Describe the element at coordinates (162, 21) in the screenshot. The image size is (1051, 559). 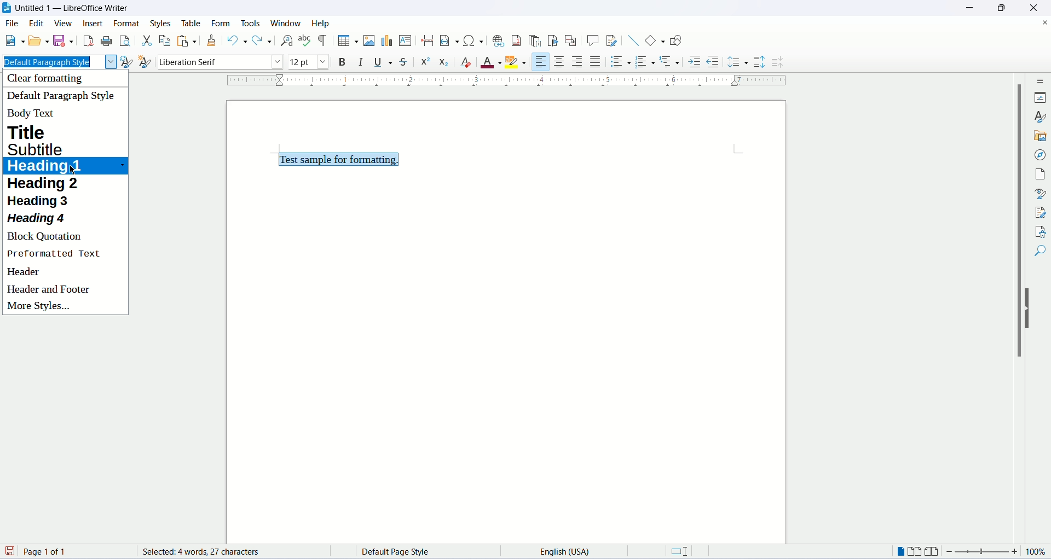
I see `styles` at that location.